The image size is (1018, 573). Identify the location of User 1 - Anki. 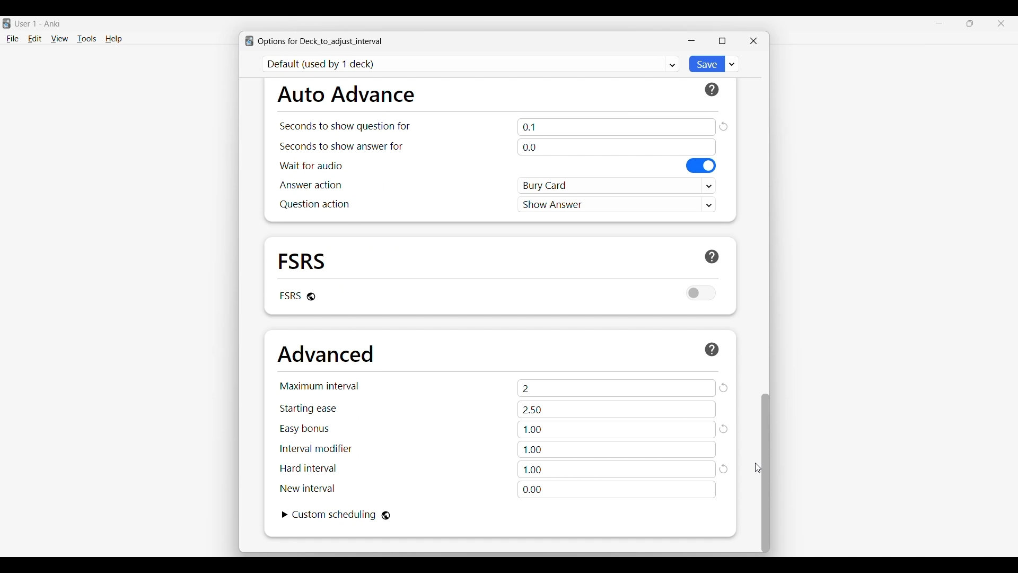
(38, 23).